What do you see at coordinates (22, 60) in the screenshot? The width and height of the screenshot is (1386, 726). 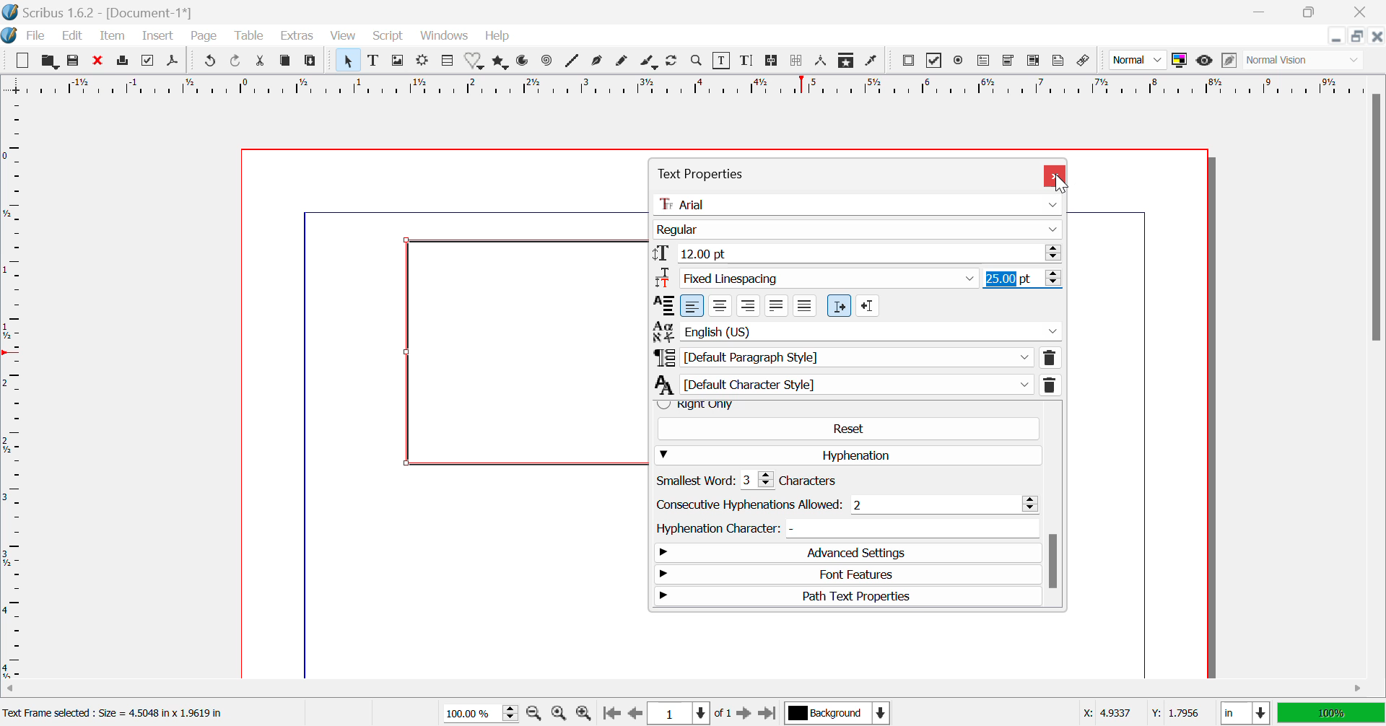 I see `New` at bounding box center [22, 60].